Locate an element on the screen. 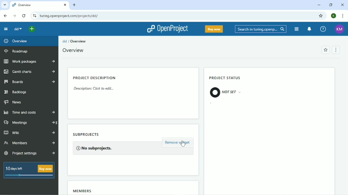 The height and width of the screenshot is (195, 348). Members is located at coordinates (84, 191).